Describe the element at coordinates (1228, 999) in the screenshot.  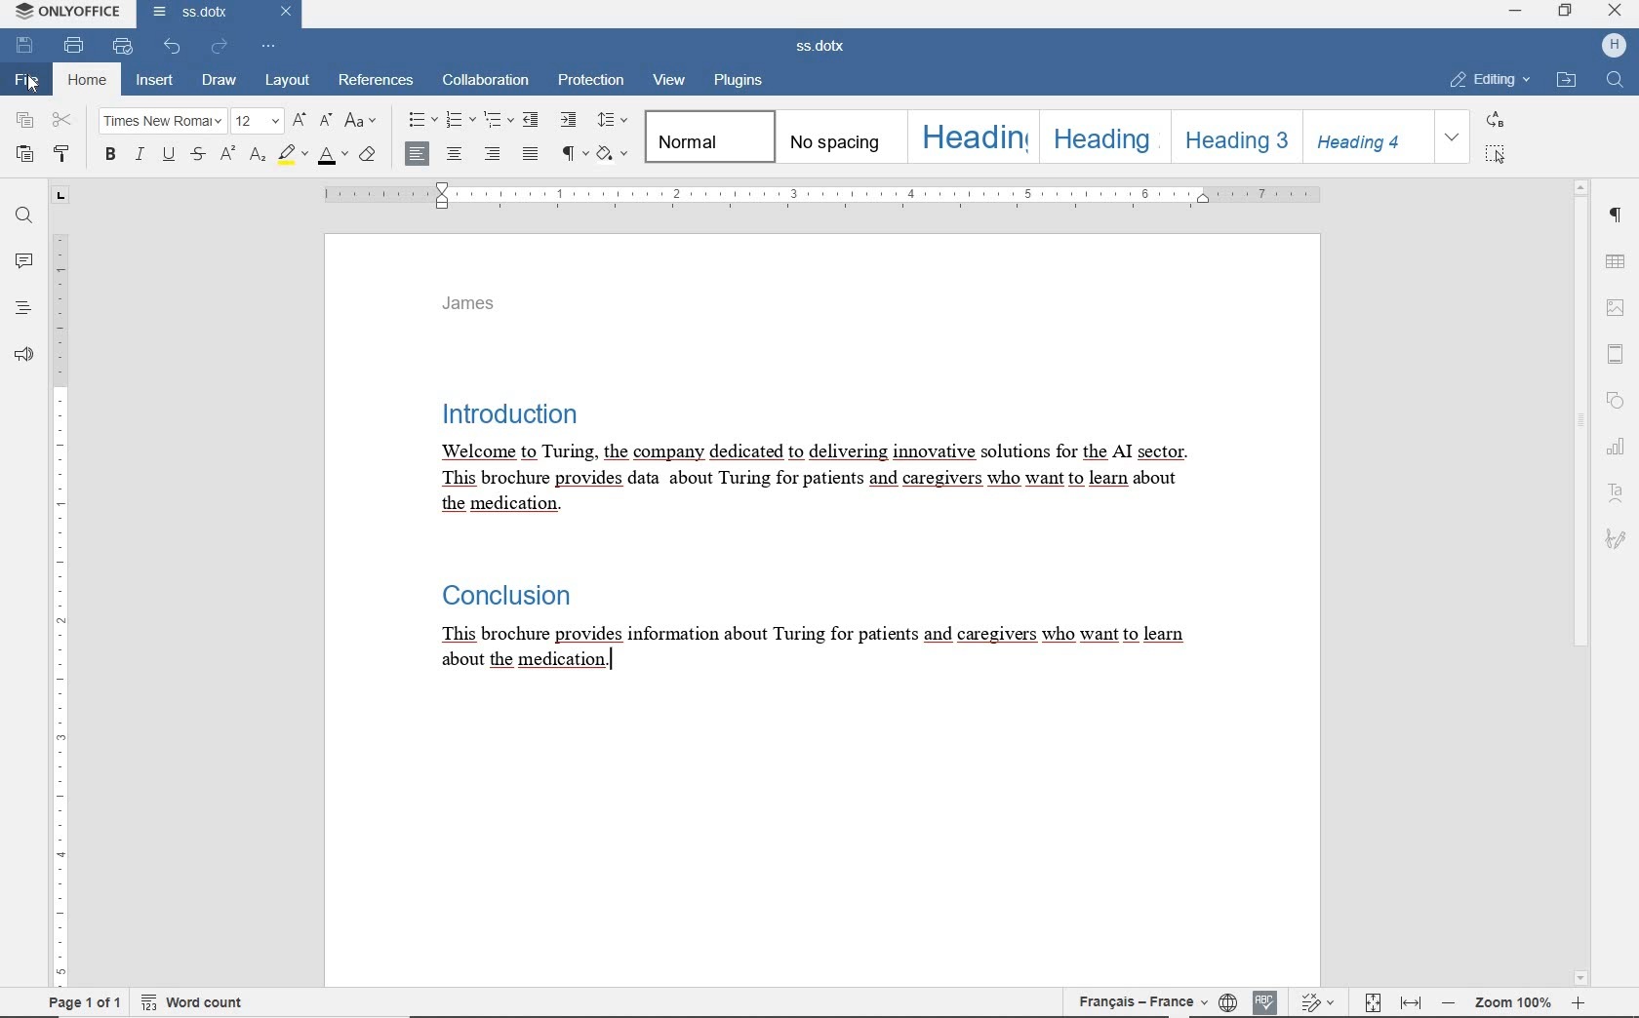
I see `SET DOCUMENT LANGUAGE` at that location.